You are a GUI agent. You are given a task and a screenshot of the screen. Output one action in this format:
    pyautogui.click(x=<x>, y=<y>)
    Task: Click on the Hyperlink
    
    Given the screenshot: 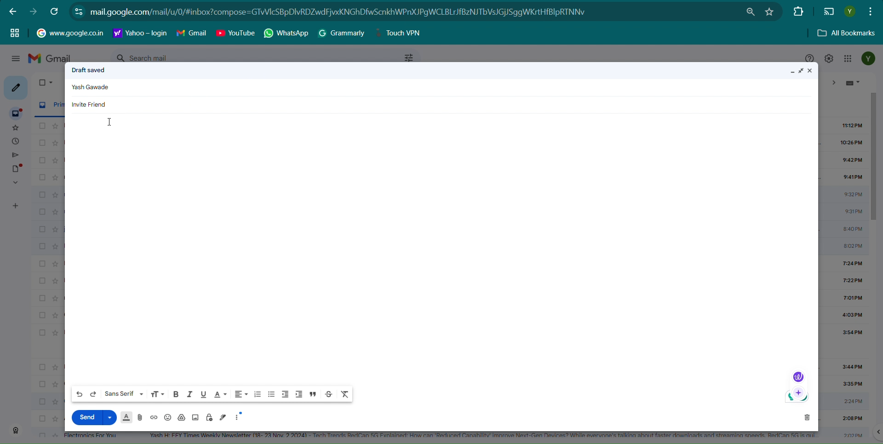 What is the action you would take?
    pyautogui.click(x=140, y=33)
    